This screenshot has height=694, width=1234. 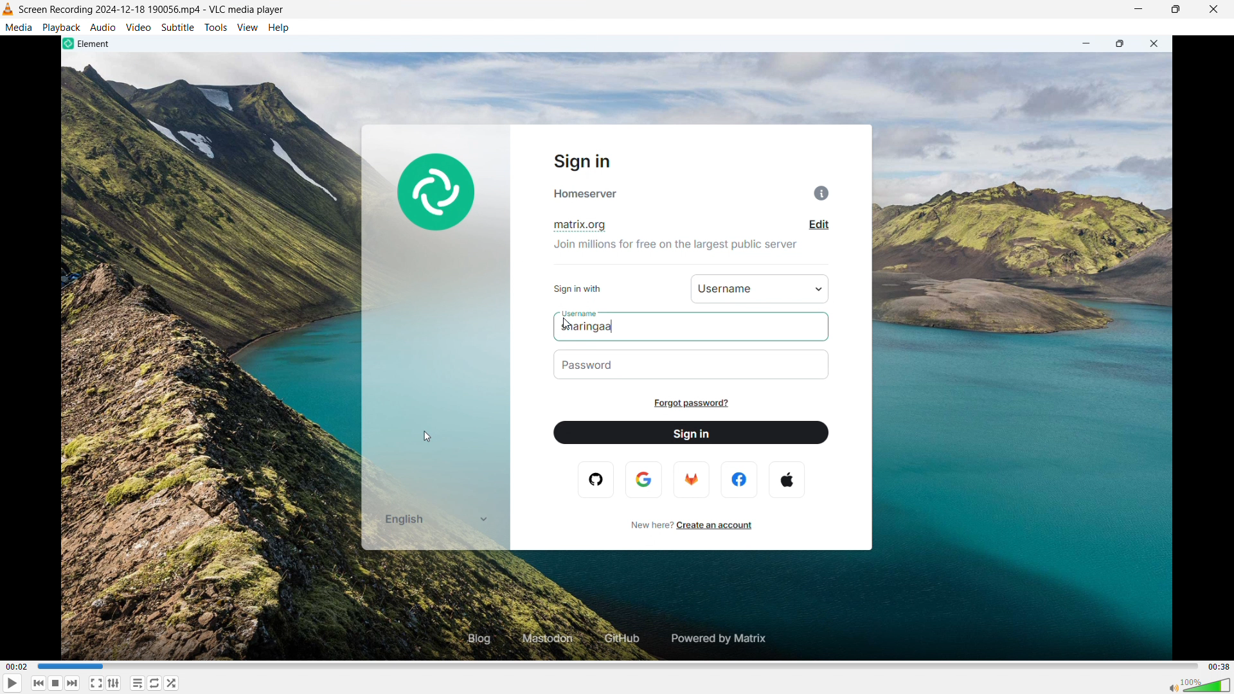 What do you see at coordinates (18, 666) in the screenshot?
I see `time elapsed-00.02` at bounding box center [18, 666].